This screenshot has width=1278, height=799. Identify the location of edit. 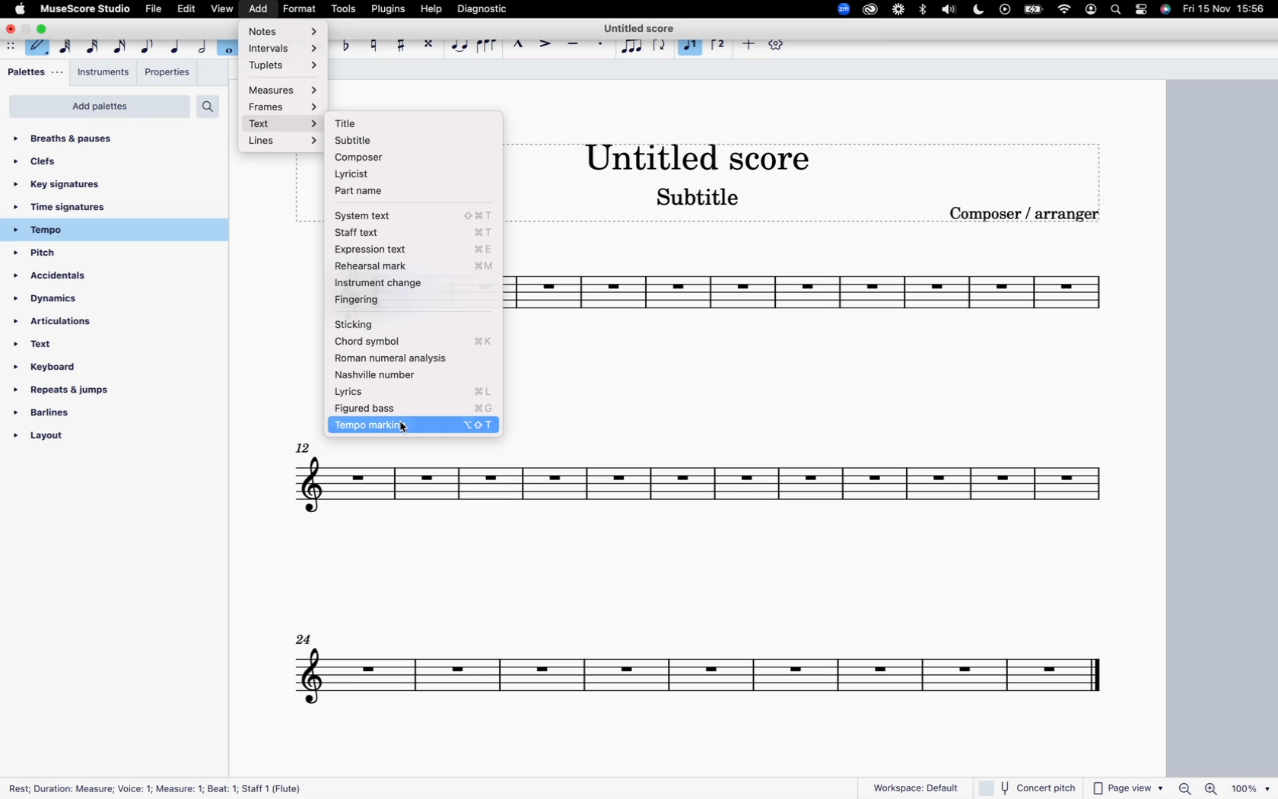
(186, 8).